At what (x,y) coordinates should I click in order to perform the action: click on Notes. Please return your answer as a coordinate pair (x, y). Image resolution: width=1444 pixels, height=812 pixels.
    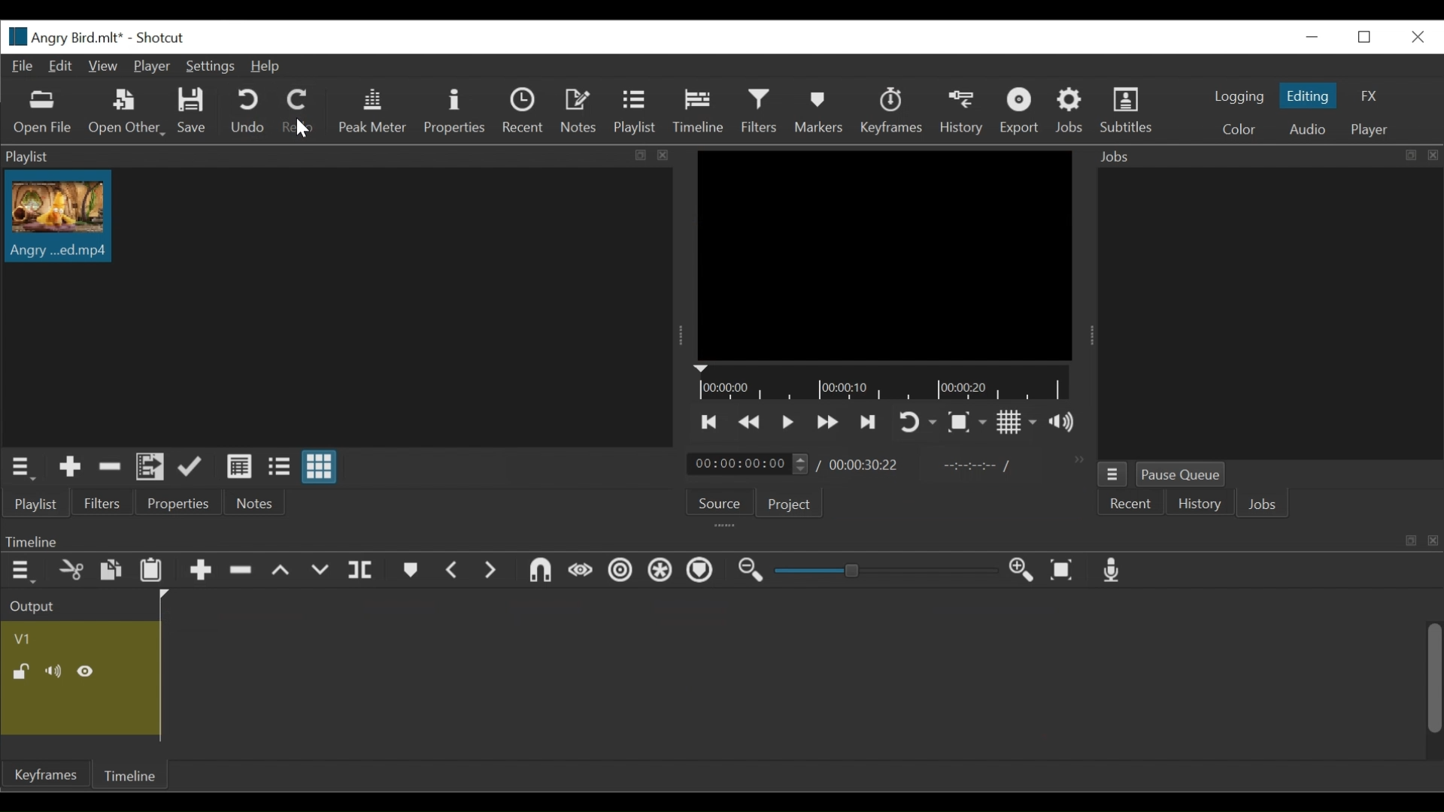
    Looking at the image, I should click on (250, 502).